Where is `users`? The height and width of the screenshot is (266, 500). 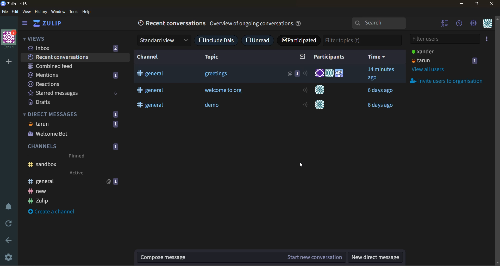
users is located at coordinates (330, 73).